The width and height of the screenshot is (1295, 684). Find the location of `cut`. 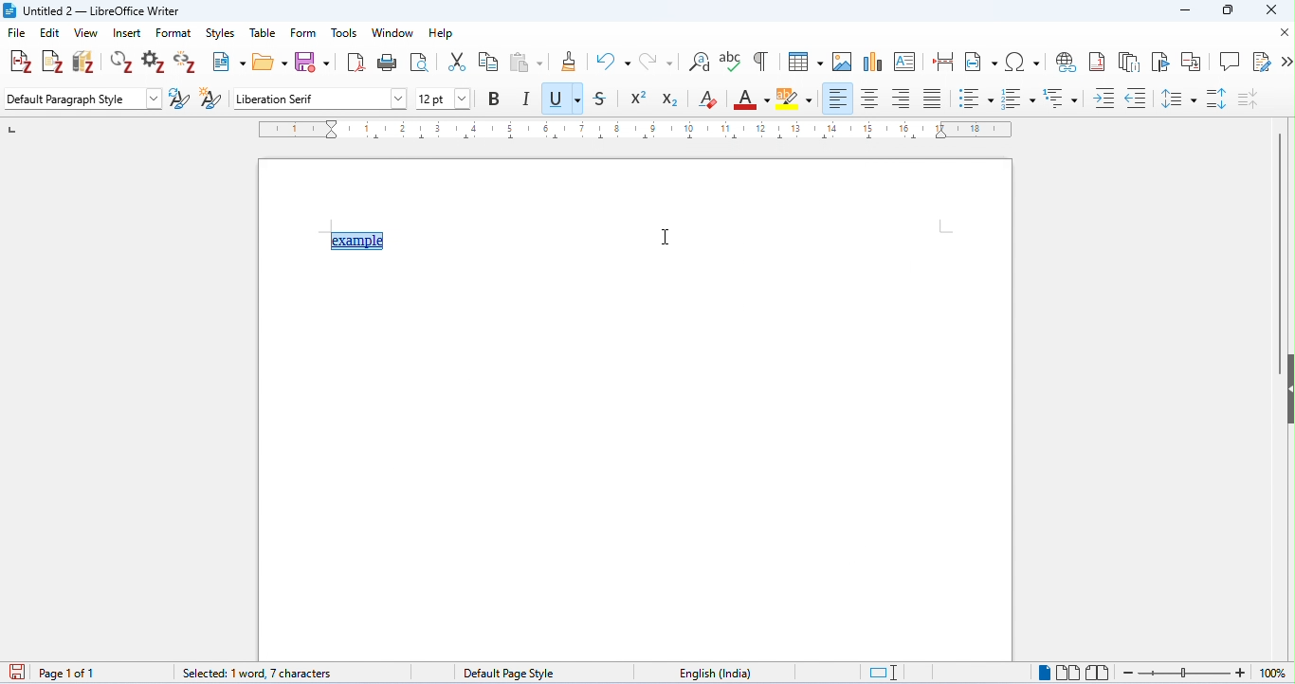

cut is located at coordinates (457, 61).